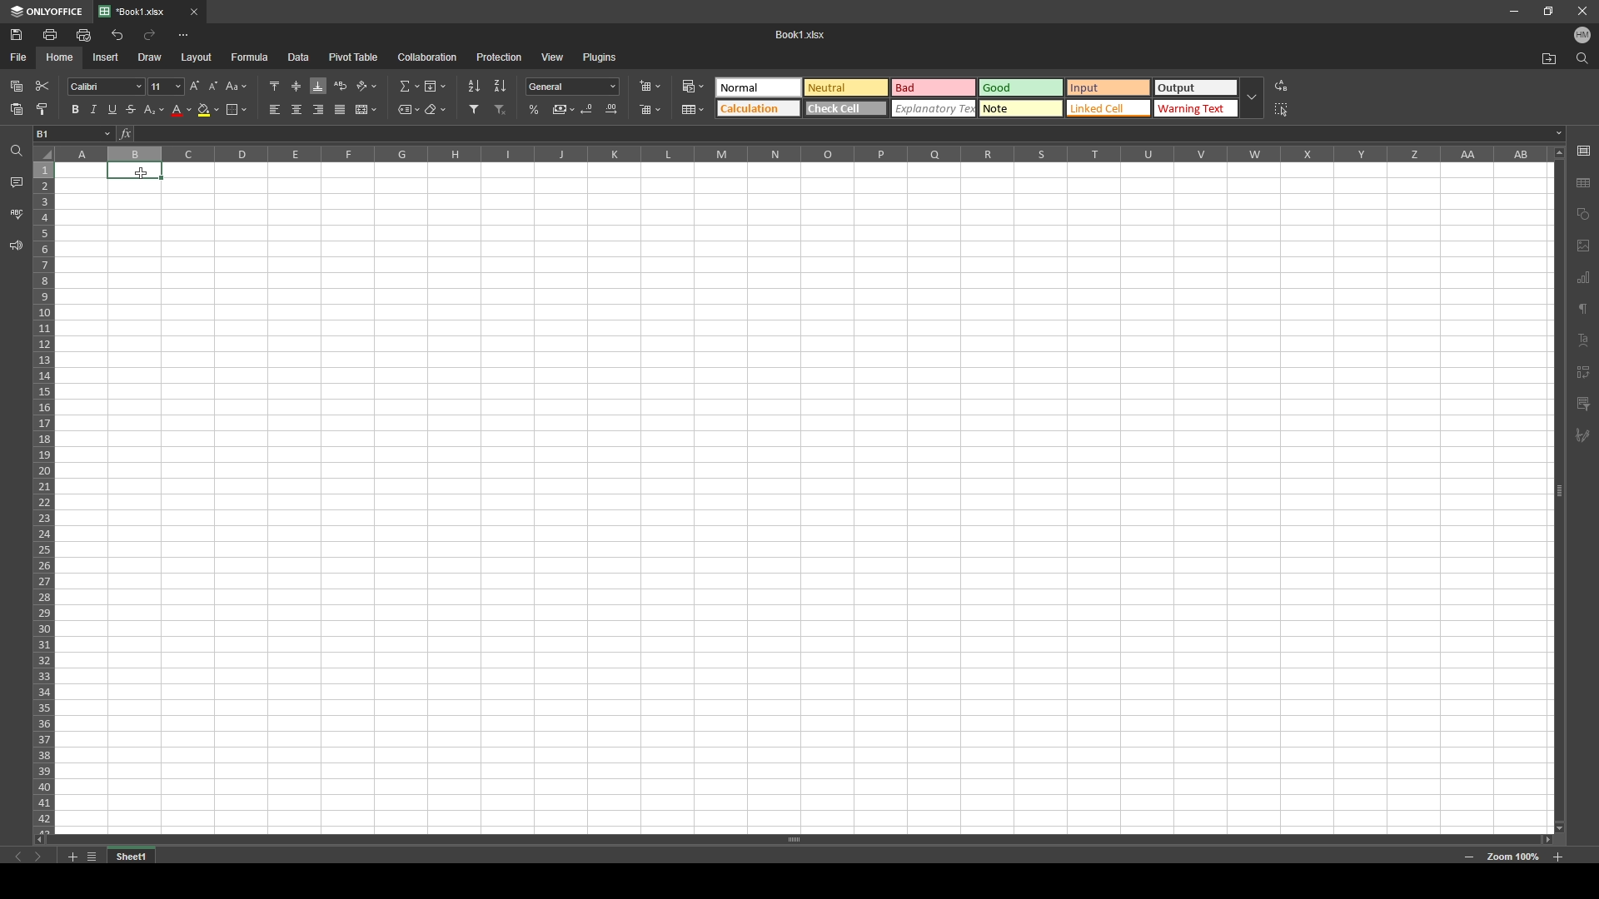  I want to click on photos, so click(1584, 246).